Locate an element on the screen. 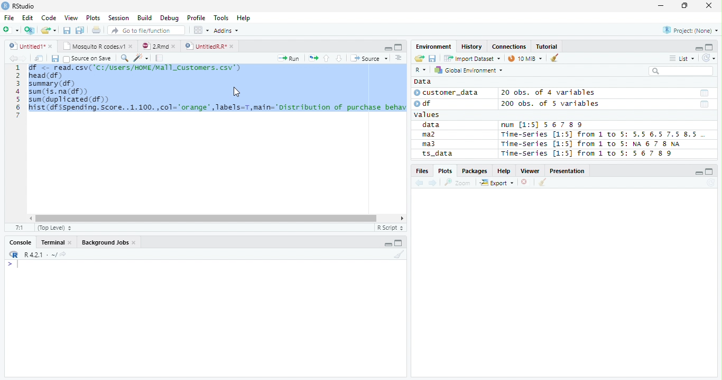 This screenshot has width=722, height=380. ma3 is located at coordinates (431, 144).